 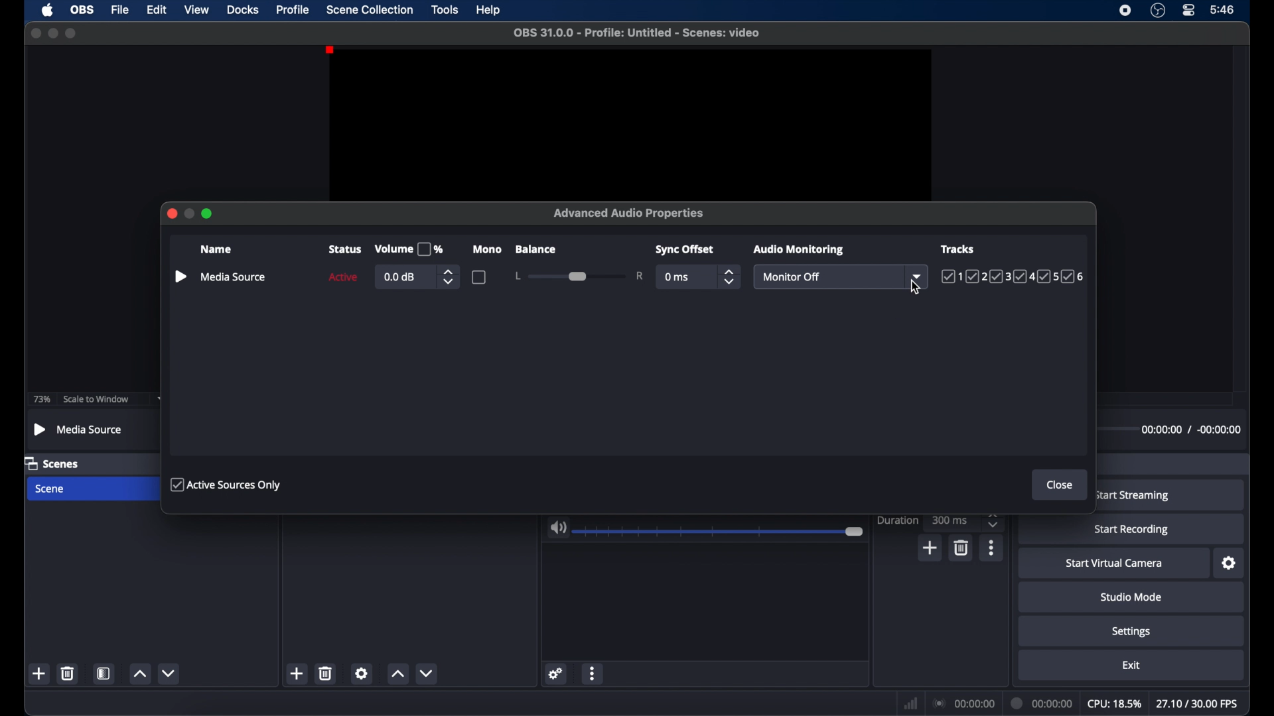 What do you see at coordinates (1040, 703) in the screenshot?
I see `duration` at bounding box center [1040, 703].